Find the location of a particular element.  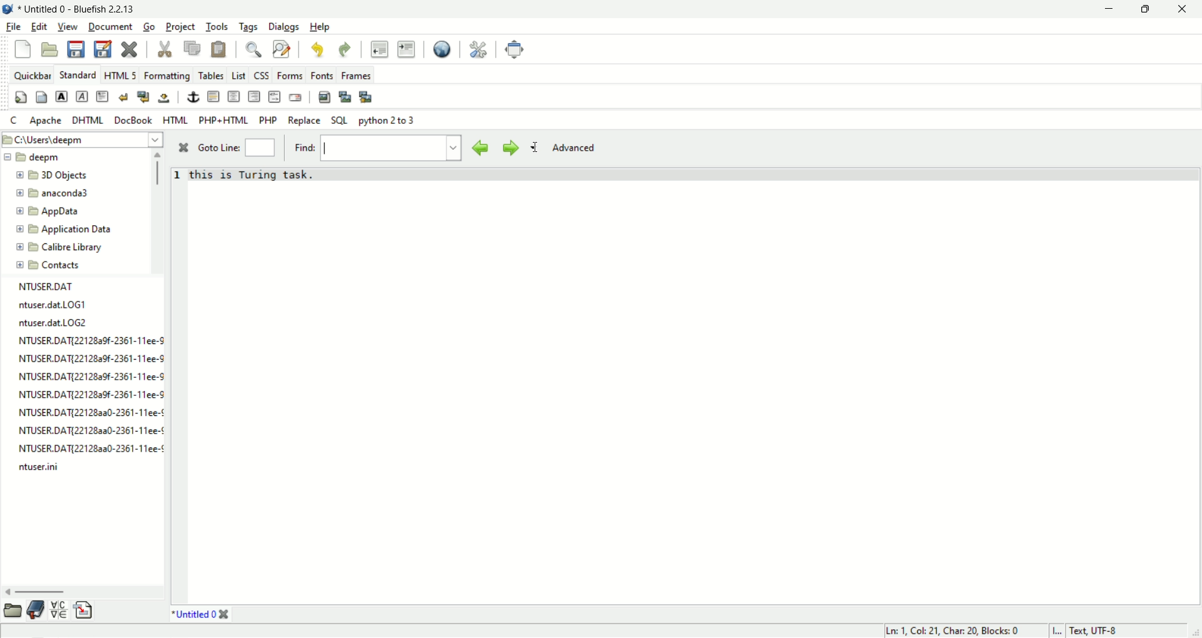

find previous is located at coordinates (481, 148).